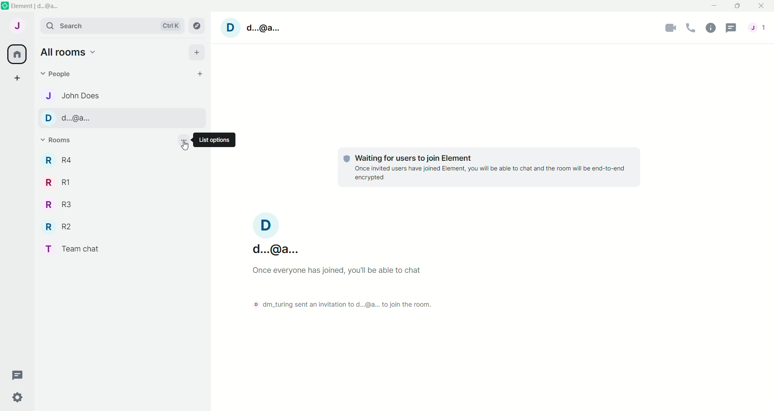 This screenshot has height=411, width=774. I want to click on User menu, so click(18, 25).